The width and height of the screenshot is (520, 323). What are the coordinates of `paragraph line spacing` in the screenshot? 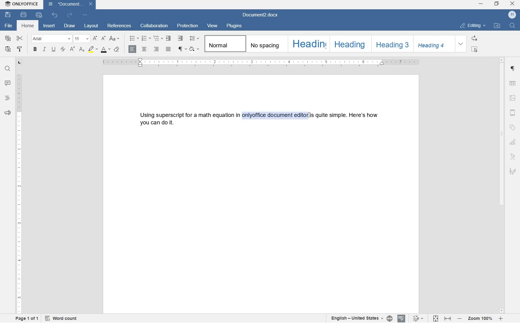 It's located at (194, 38).